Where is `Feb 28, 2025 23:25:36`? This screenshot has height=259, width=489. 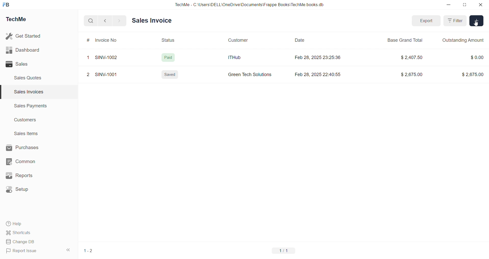
Feb 28, 2025 23:25:36 is located at coordinates (318, 59).